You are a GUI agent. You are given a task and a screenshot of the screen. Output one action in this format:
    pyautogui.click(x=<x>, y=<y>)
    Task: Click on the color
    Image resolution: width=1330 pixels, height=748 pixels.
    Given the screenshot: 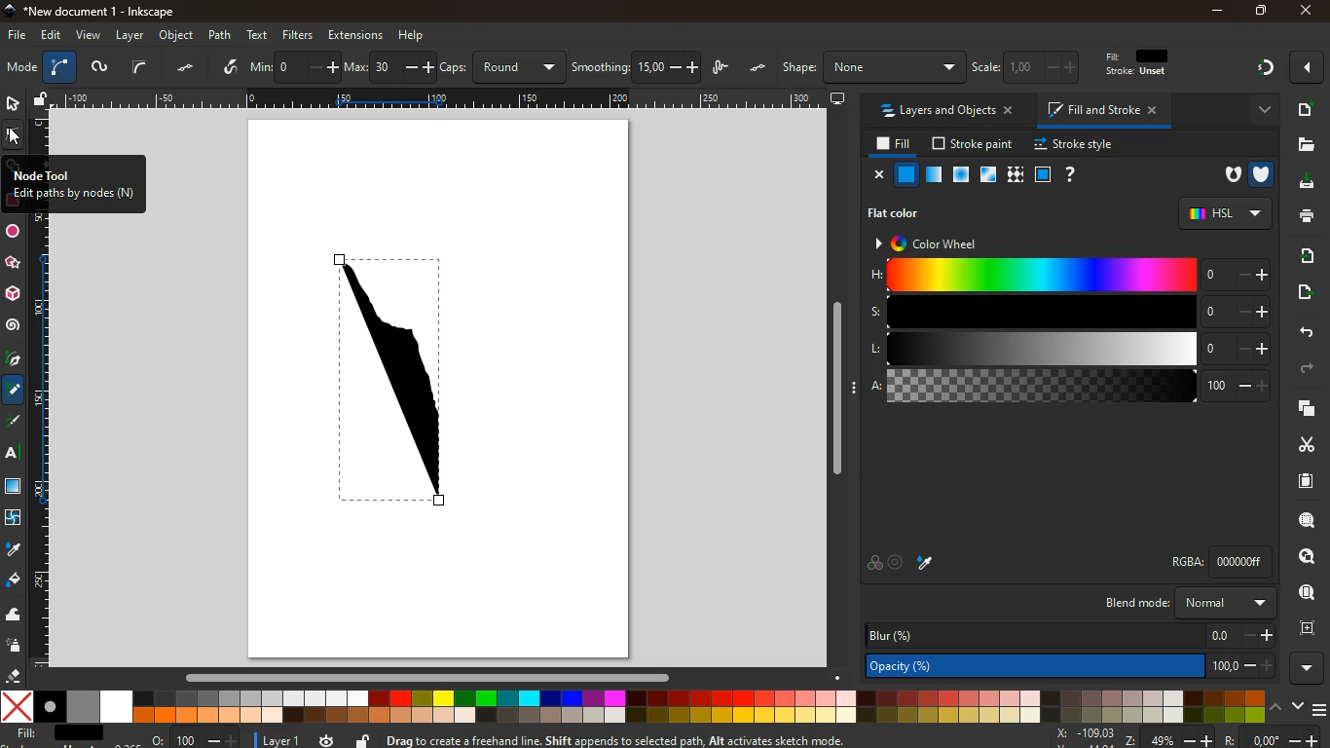 What is the action you would take?
    pyautogui.click(x=634, y=706)
    